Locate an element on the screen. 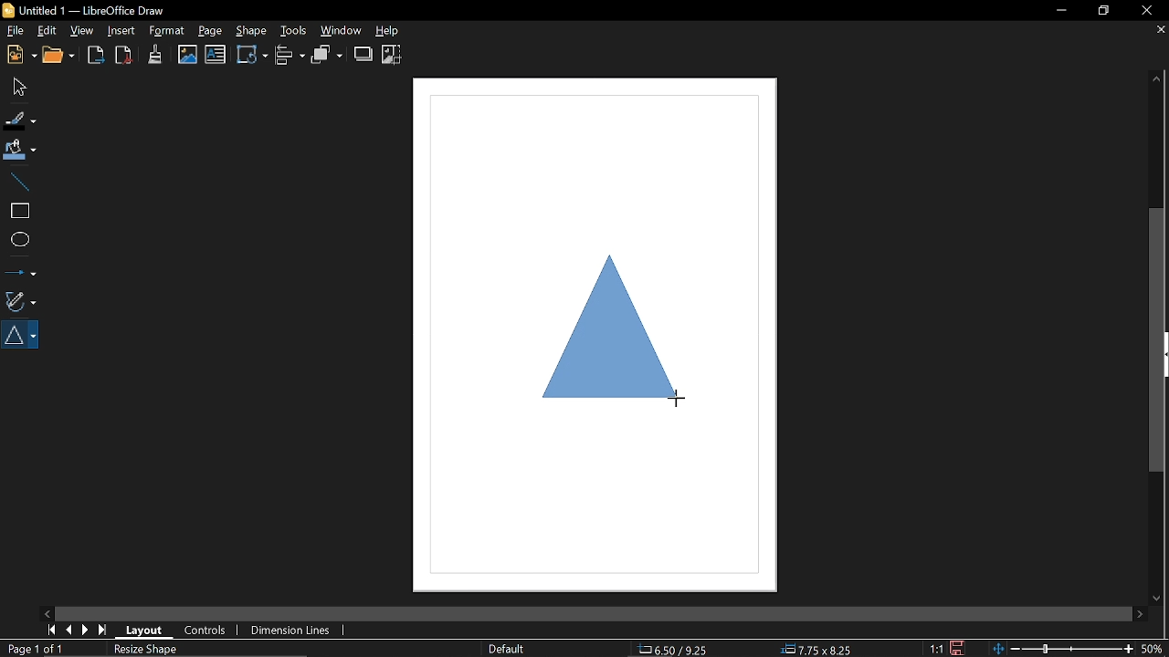  Move down is located at coordinates (1154, 598).